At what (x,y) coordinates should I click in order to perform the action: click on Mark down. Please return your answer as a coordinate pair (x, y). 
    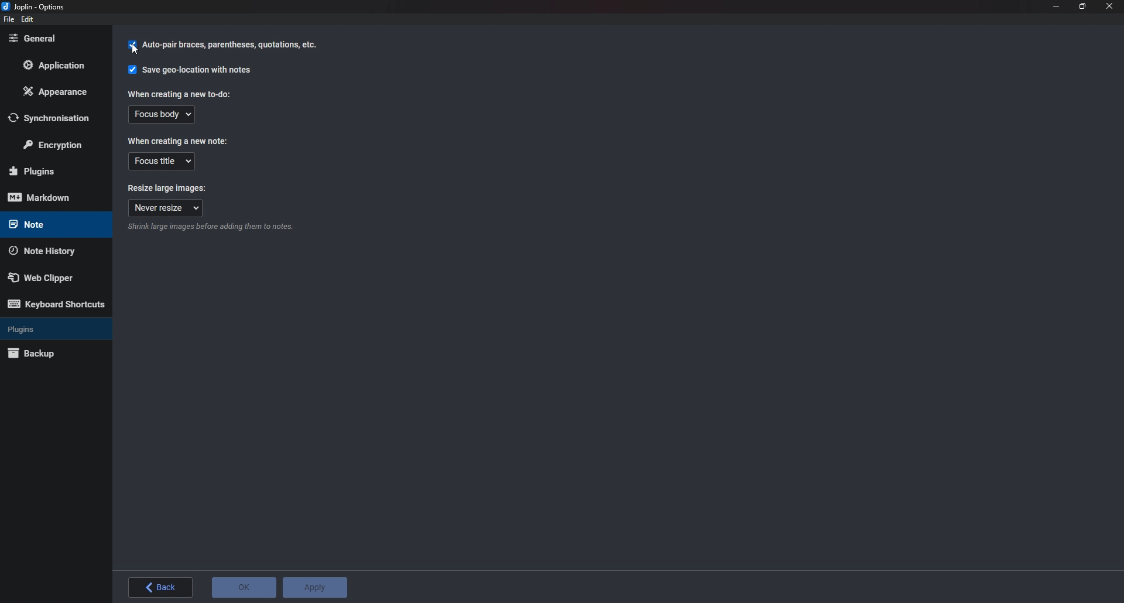
    Looking at the image, I should click on (51, 197).